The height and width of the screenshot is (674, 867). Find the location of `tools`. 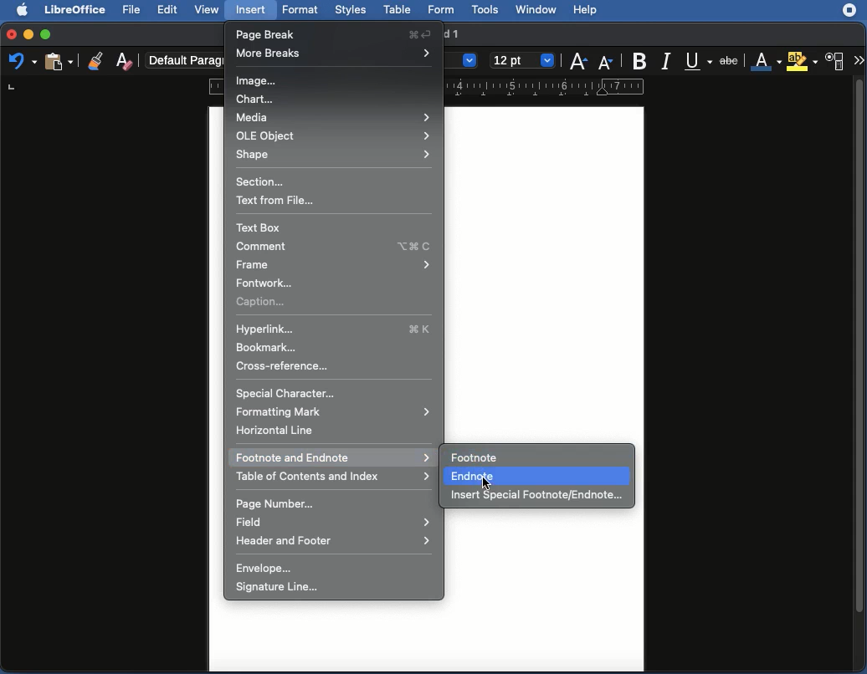

tools is located at coordinates (485, 9).